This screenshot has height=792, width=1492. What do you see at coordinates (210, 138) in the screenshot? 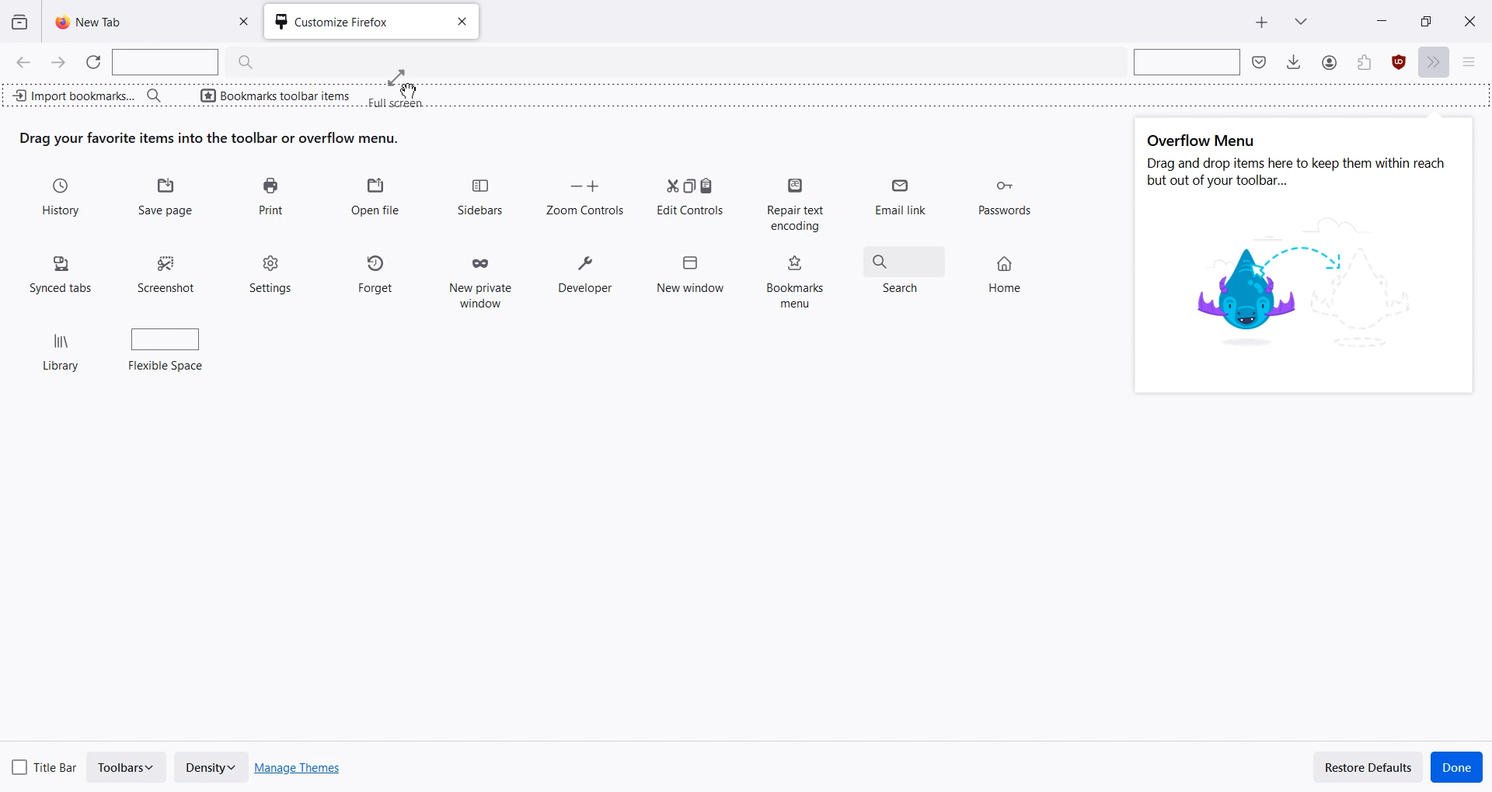
I see `Text` at bounding box center [210, 138].